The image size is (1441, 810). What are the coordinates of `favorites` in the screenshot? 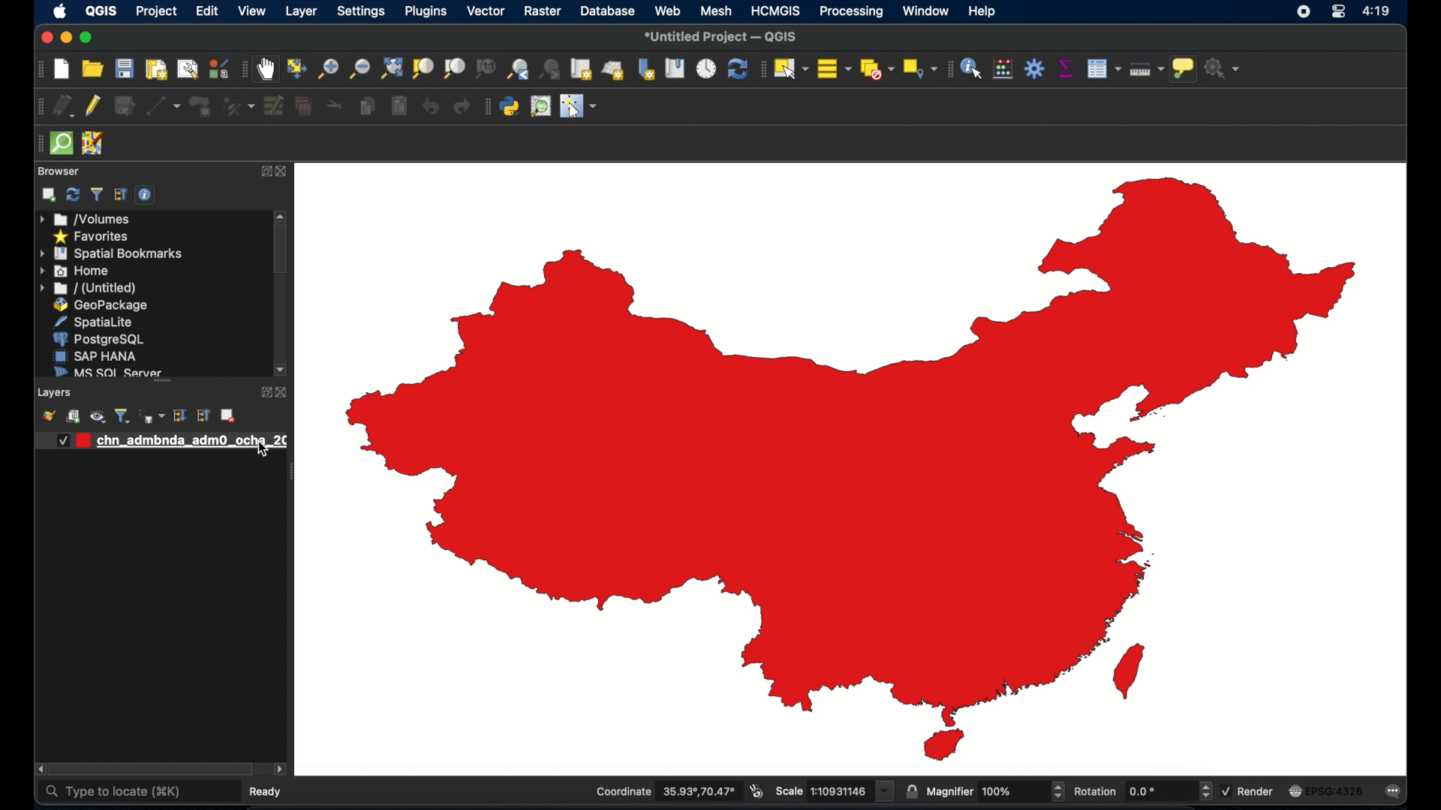 It's located at (90, 237).